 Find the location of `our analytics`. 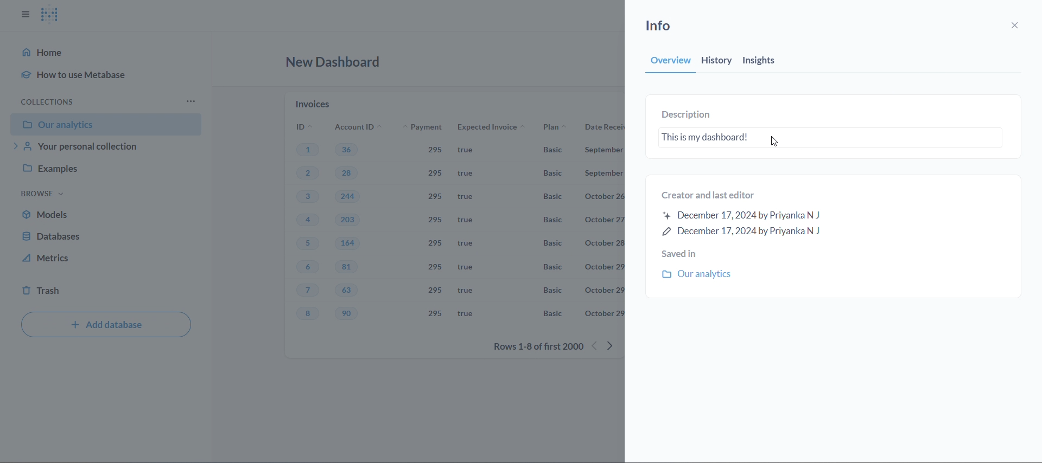

our analytics is located at coordinates (701, 274).